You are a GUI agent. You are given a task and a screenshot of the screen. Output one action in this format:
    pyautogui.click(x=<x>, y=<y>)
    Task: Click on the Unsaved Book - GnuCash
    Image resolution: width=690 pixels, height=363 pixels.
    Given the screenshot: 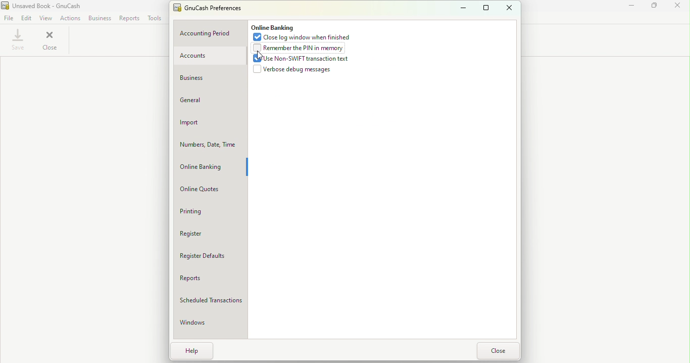 What is the action you would take?
    pyautogui.click(x=45, y=6)
    